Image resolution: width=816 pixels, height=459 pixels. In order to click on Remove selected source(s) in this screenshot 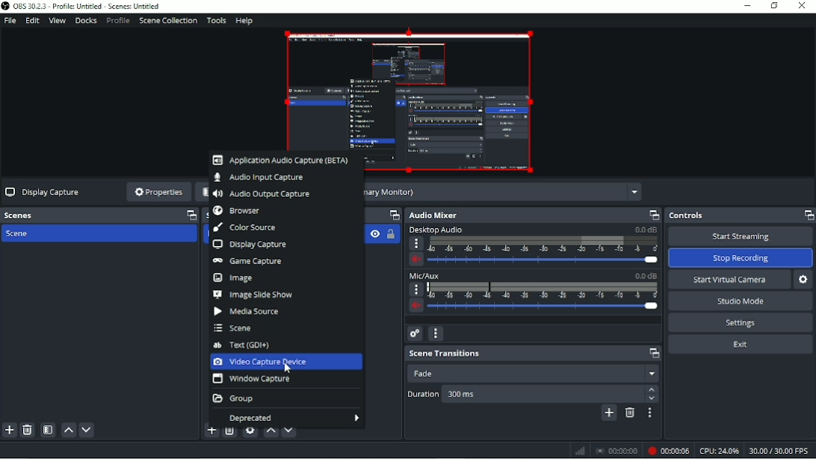, I will do `click(230, 434)`.